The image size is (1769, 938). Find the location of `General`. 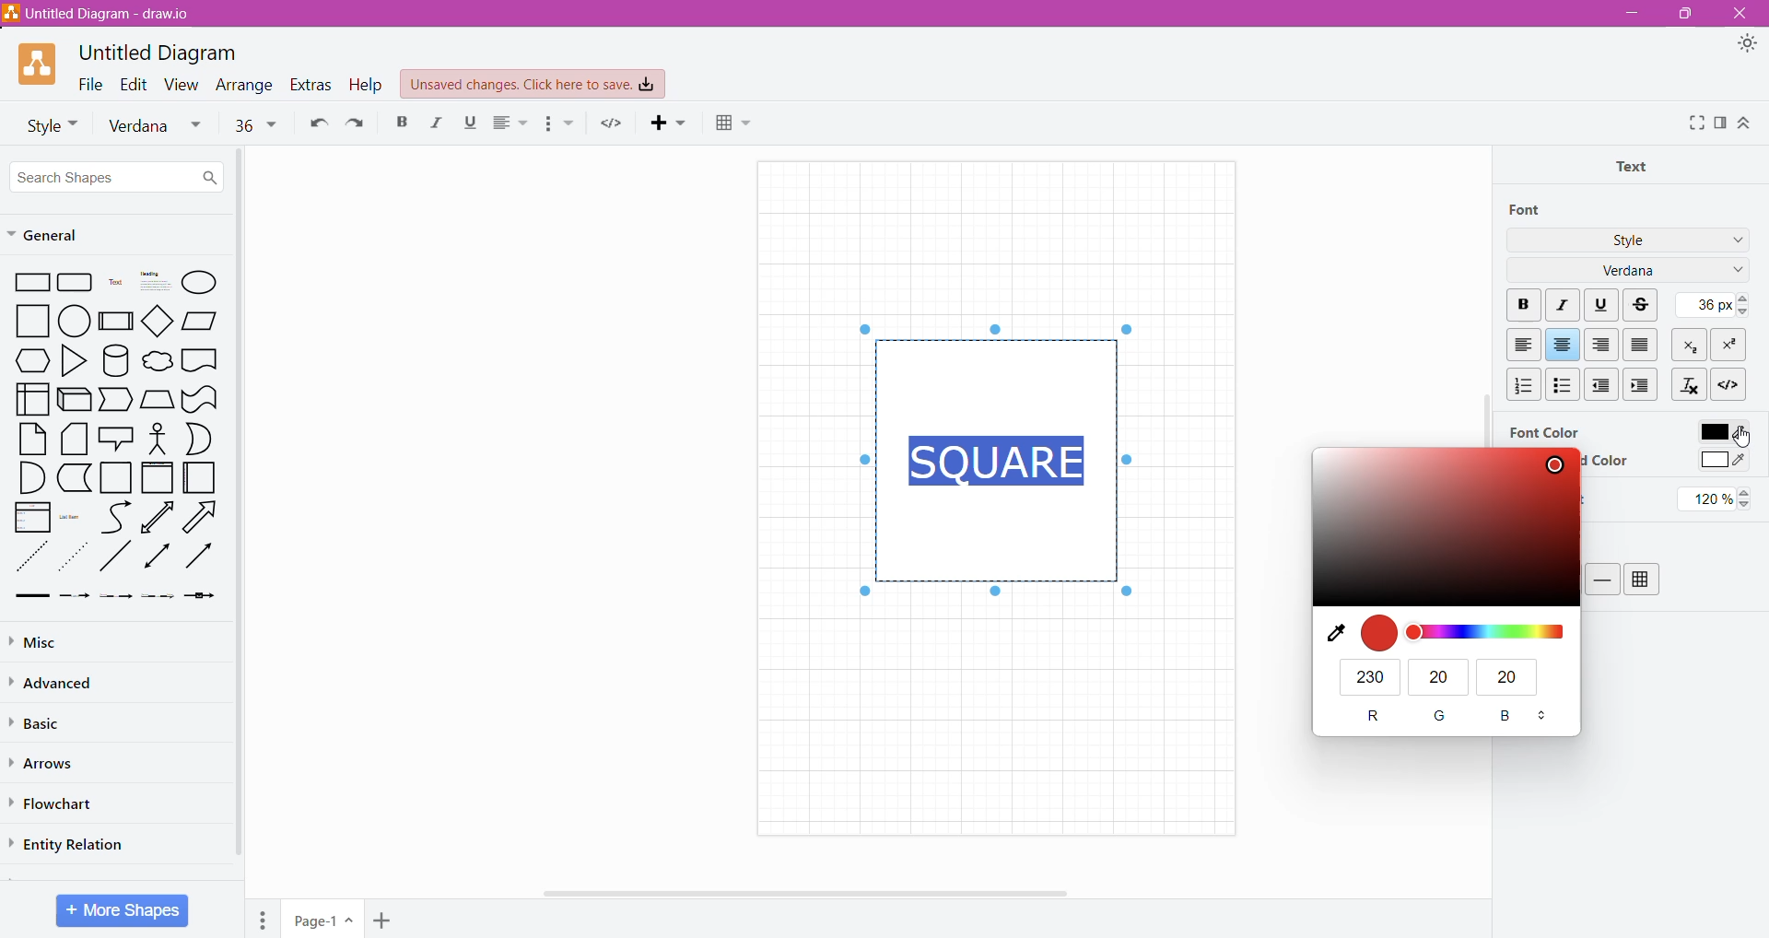

General is located at coordinates (53, 236).